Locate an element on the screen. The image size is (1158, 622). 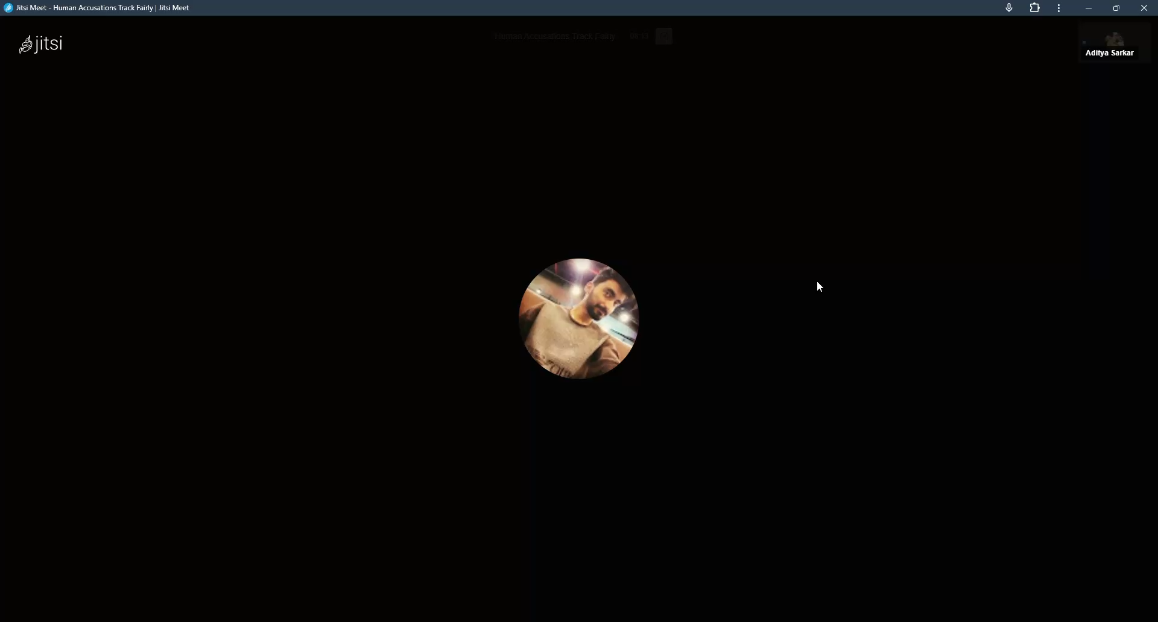
extensions is located at coordinates (1035, 8).